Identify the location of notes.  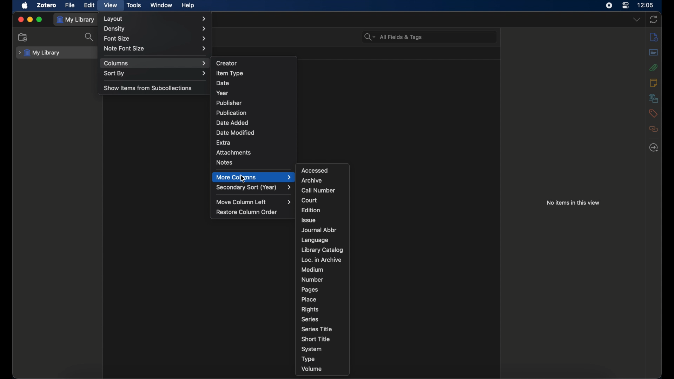
(224, 162).